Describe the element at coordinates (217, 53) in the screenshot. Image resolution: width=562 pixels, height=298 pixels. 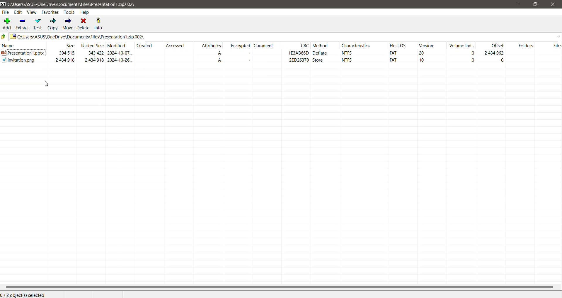
I see `A` at that location.